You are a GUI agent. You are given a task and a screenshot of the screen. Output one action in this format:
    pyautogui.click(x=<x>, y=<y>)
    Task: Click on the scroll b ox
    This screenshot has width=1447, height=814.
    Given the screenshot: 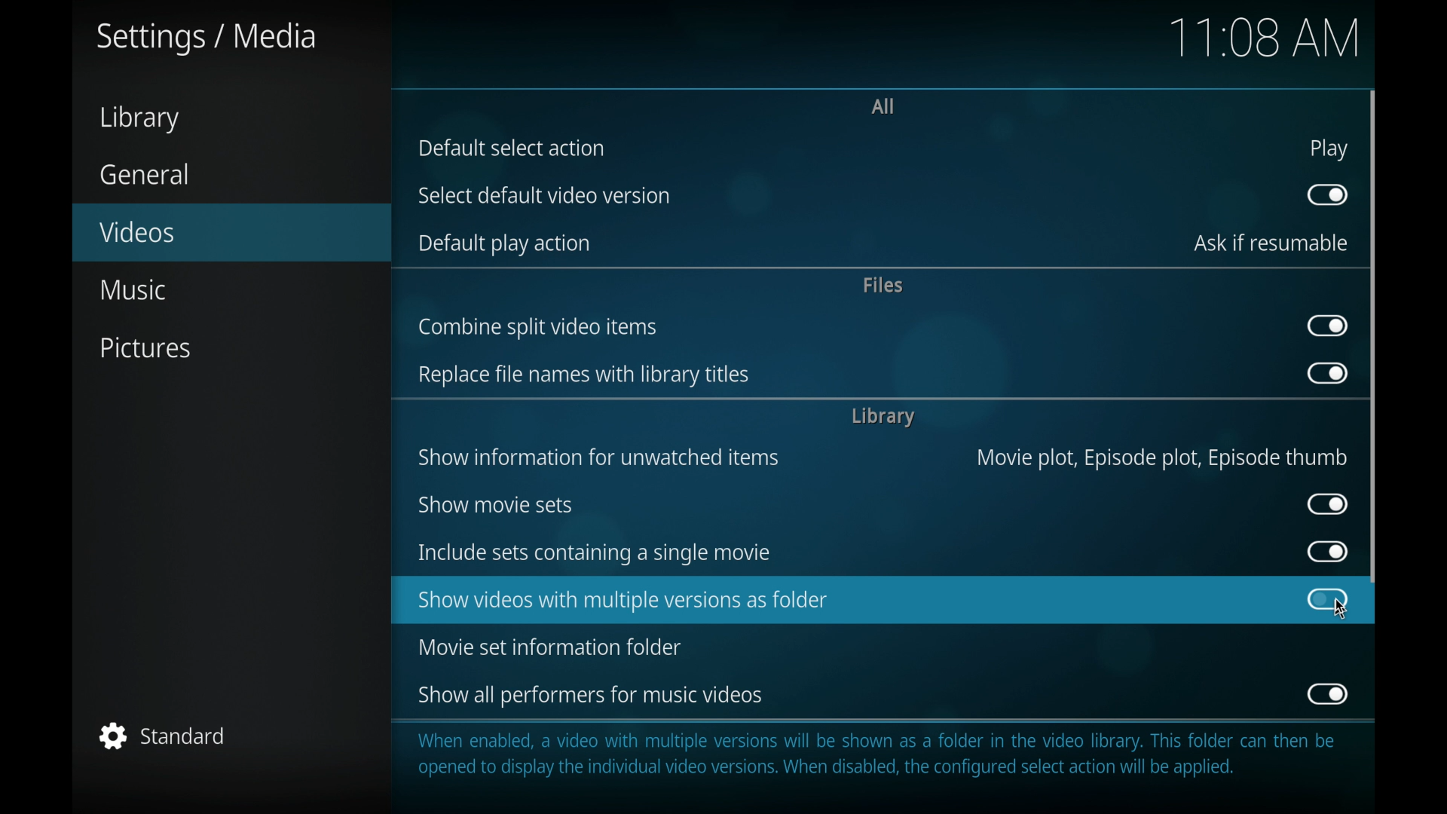 What is the action you would take?
    pyautogui.click(x=1374, y=336)
    